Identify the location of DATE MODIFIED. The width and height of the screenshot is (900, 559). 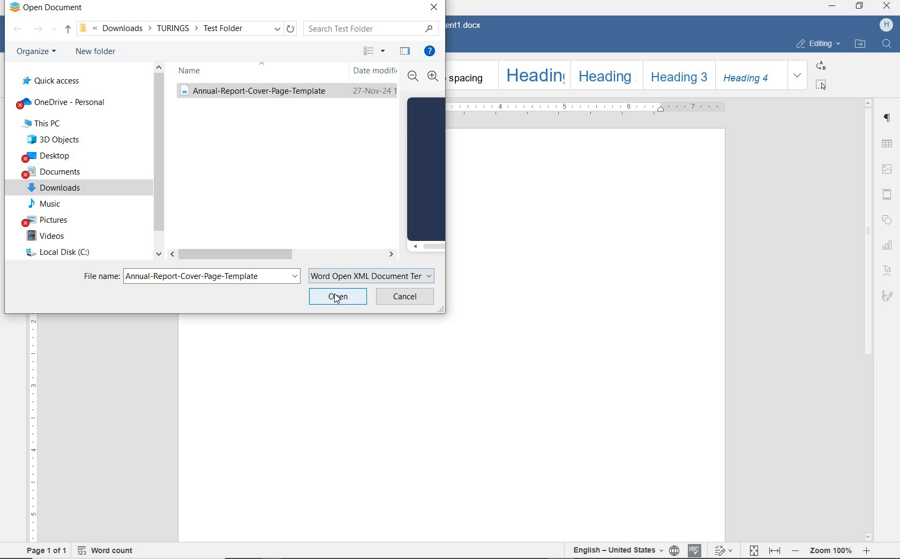
(375, 71).